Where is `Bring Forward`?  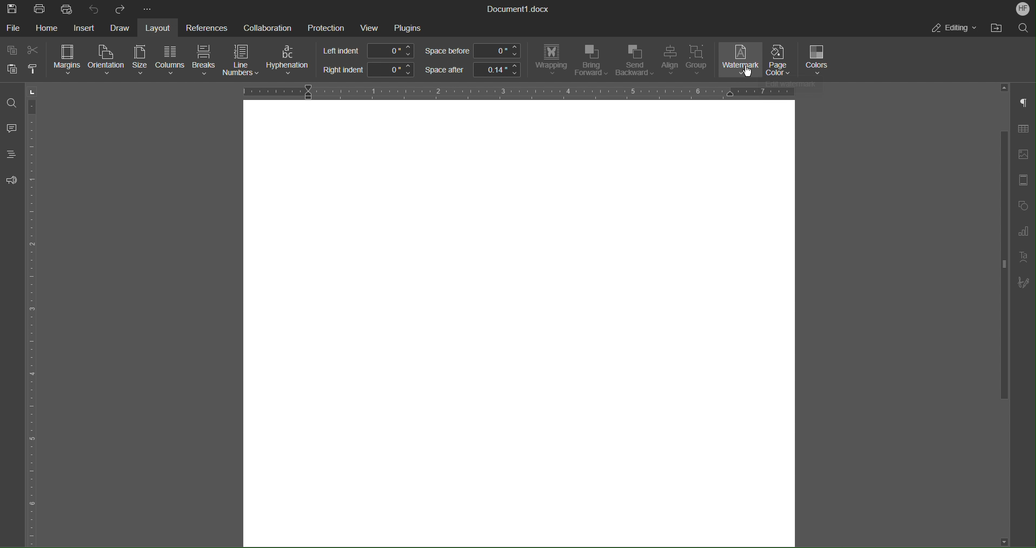 Bring Forward is located at coordinates (591, 61).